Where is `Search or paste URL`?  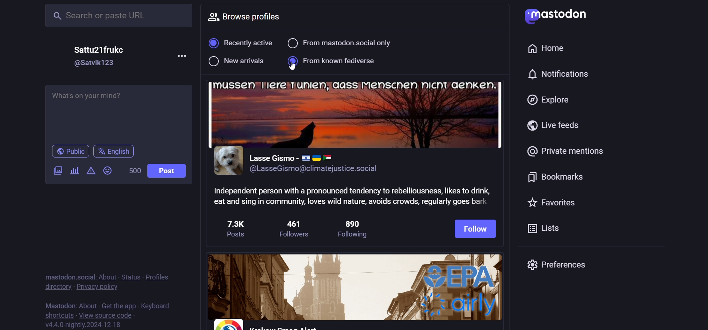 Search or paste URL is located at coordinates (119, 16).